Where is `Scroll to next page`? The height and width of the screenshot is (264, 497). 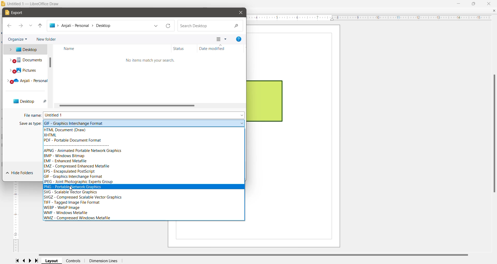 Scroll to next page is located at coordinates (31, 261).